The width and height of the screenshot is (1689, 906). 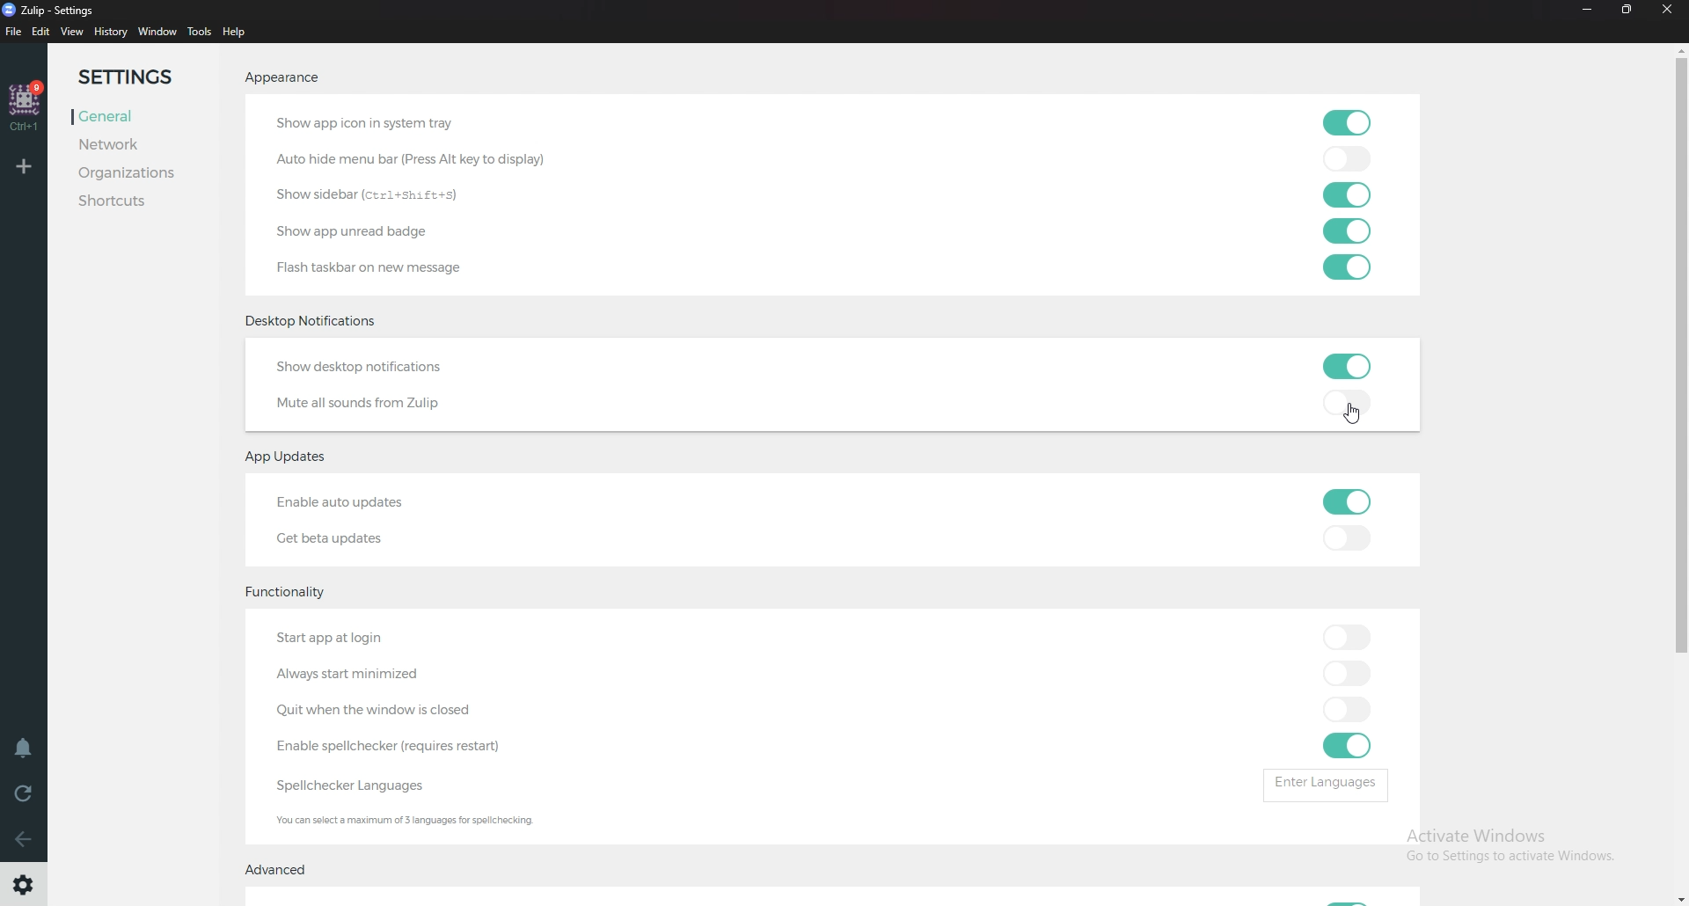 What do you see at coordinates (280, 80) in the screenshot?
I see `Appearance` at bounding box center [280, 80].